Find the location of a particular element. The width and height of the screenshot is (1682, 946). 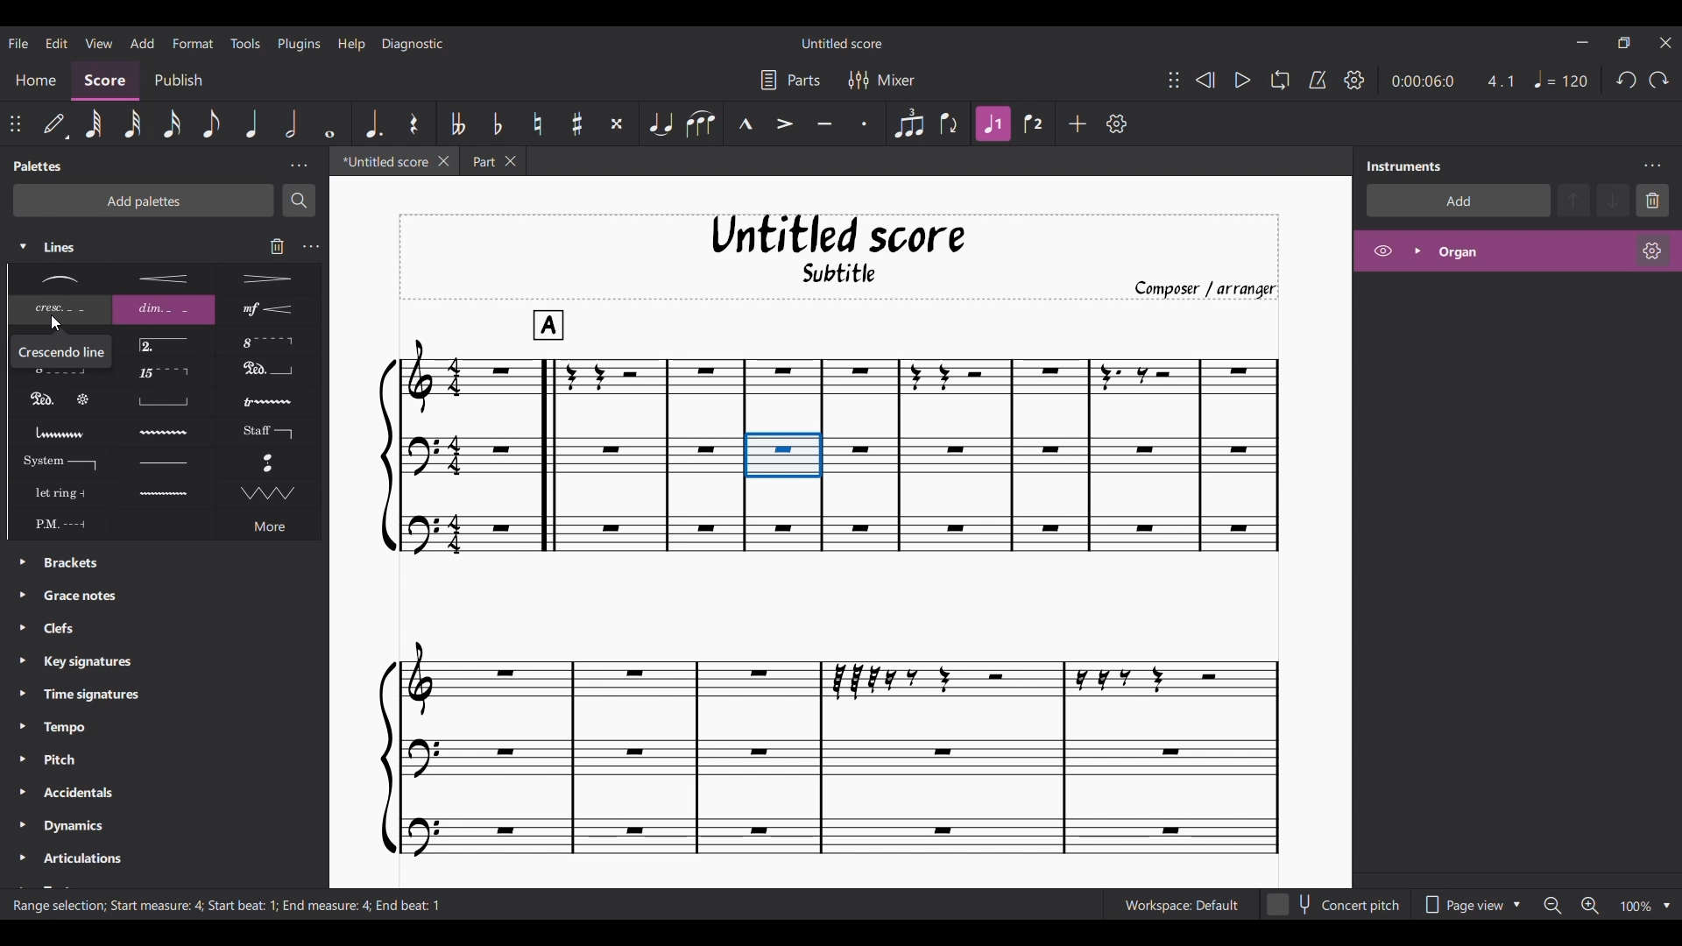

Title, sub-title, and composer name of score is located at coordinates (840, 257).